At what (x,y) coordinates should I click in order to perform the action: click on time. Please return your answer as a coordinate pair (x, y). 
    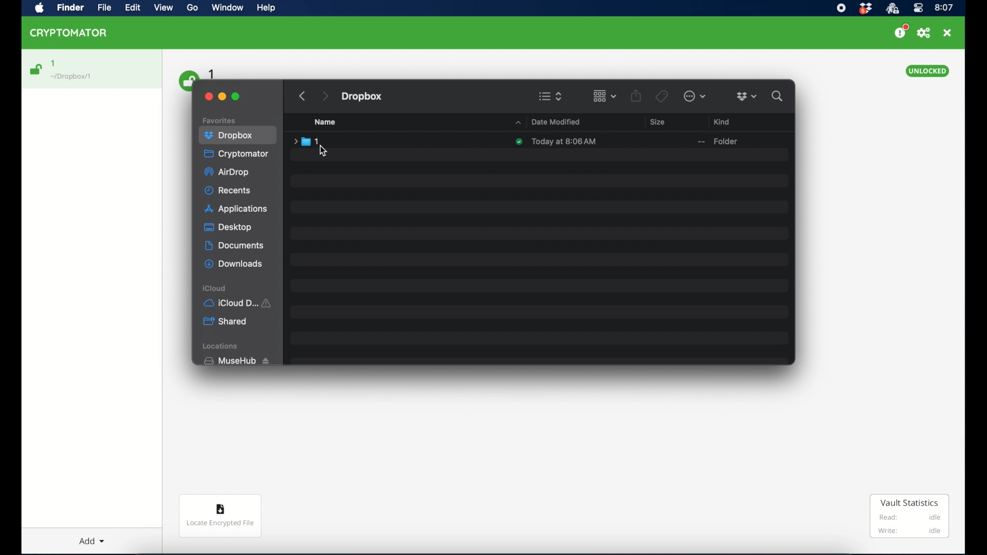
    Looking at the image, I should click on (944, 7).